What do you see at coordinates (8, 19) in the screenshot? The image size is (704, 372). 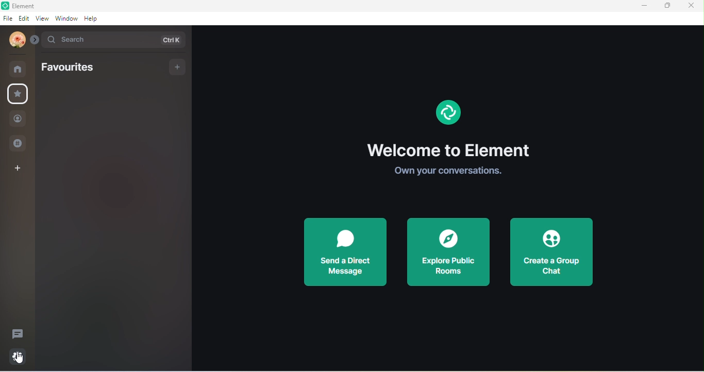 I see `file` at bounding box center [8, 19].